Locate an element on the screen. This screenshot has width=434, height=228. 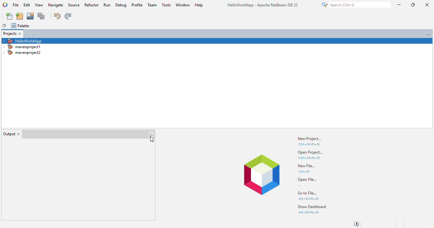
save all is located at coordinates (42, 16).